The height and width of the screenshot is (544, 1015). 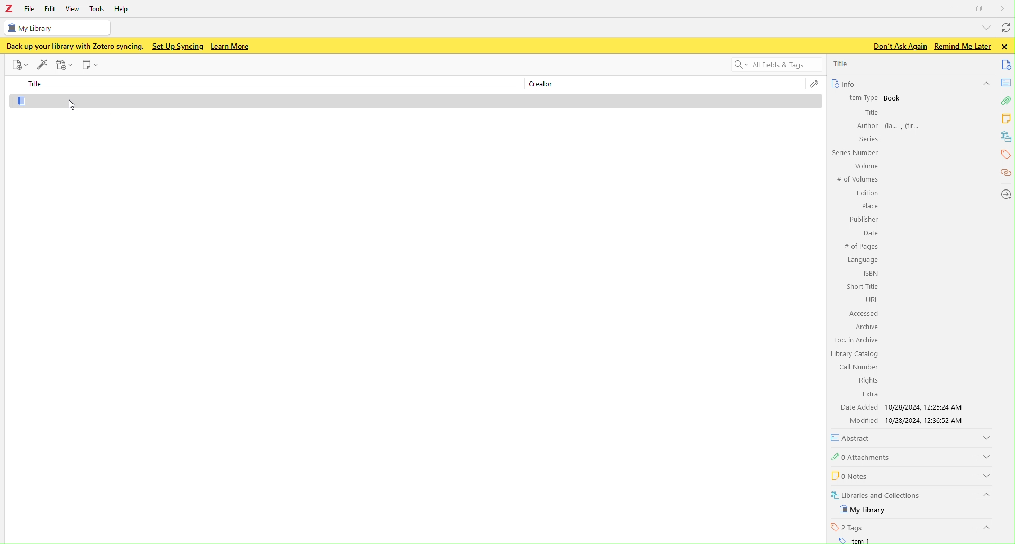 I want to click on show, so click(x=989, y=455).